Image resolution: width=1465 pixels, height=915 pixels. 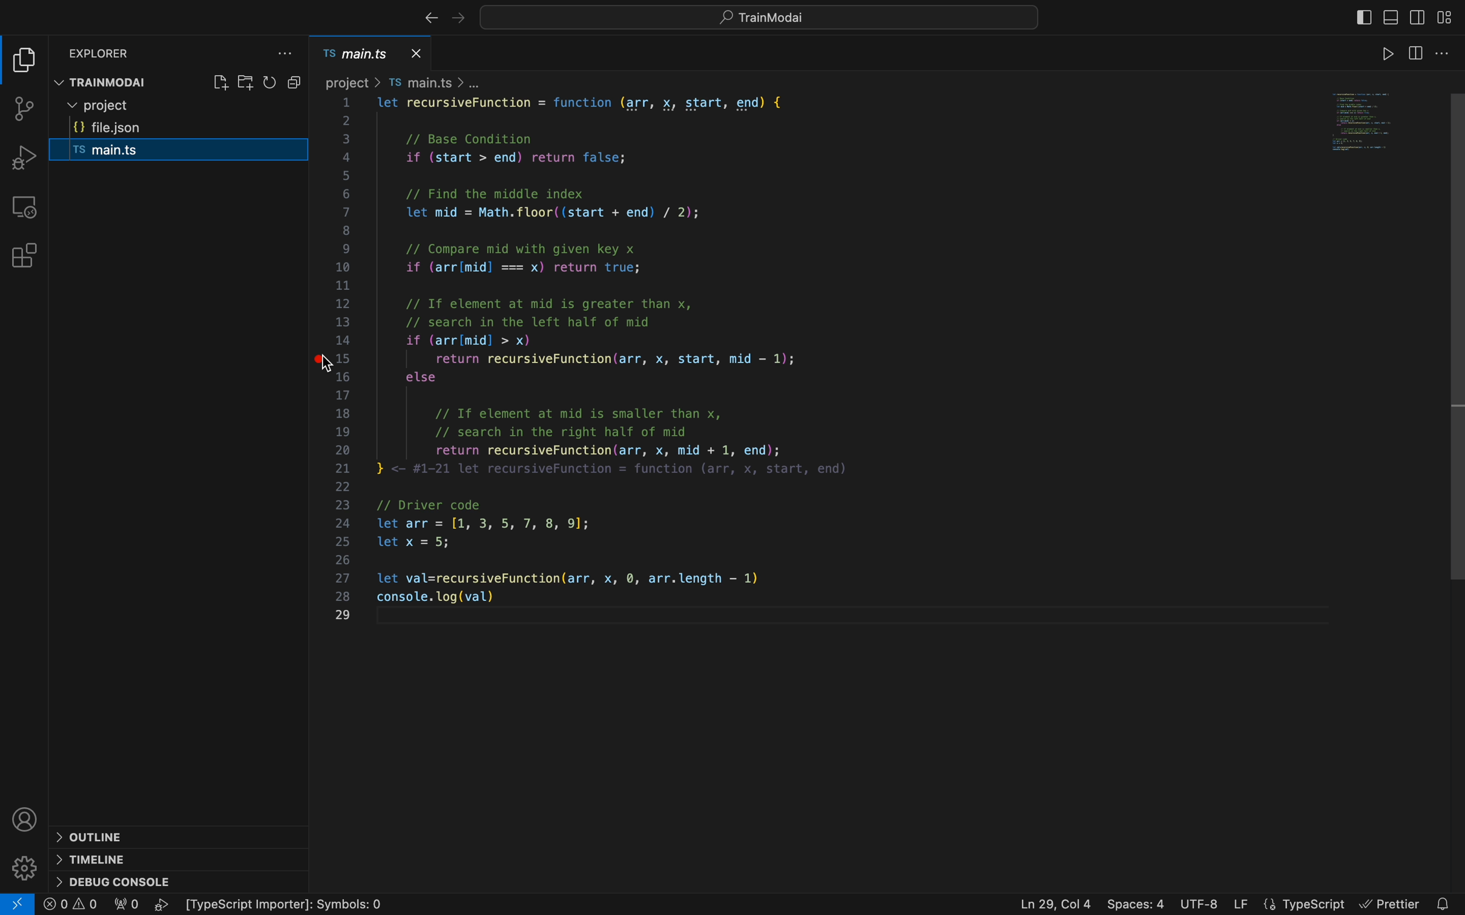 What do you see at coordinates (1445, 904) in the screenshot?
I see `notification` at bounding box center [1445, 904].